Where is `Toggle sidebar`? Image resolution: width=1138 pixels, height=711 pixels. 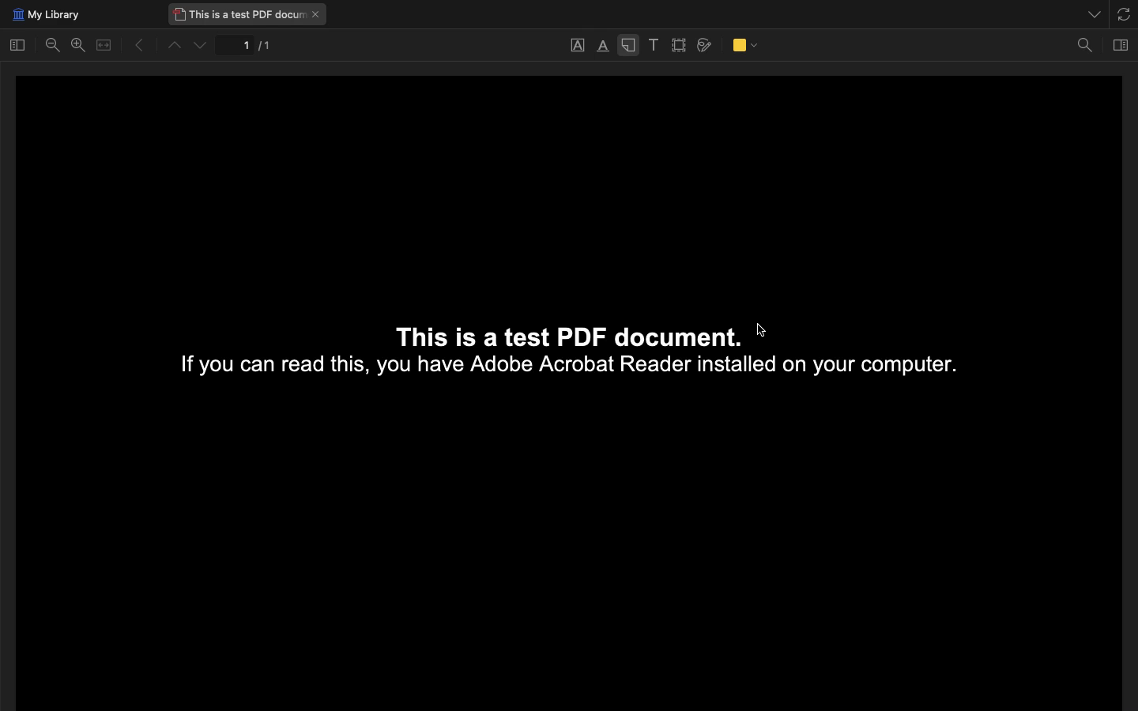
Toggle sidebar is located at coordinates (17, 44).